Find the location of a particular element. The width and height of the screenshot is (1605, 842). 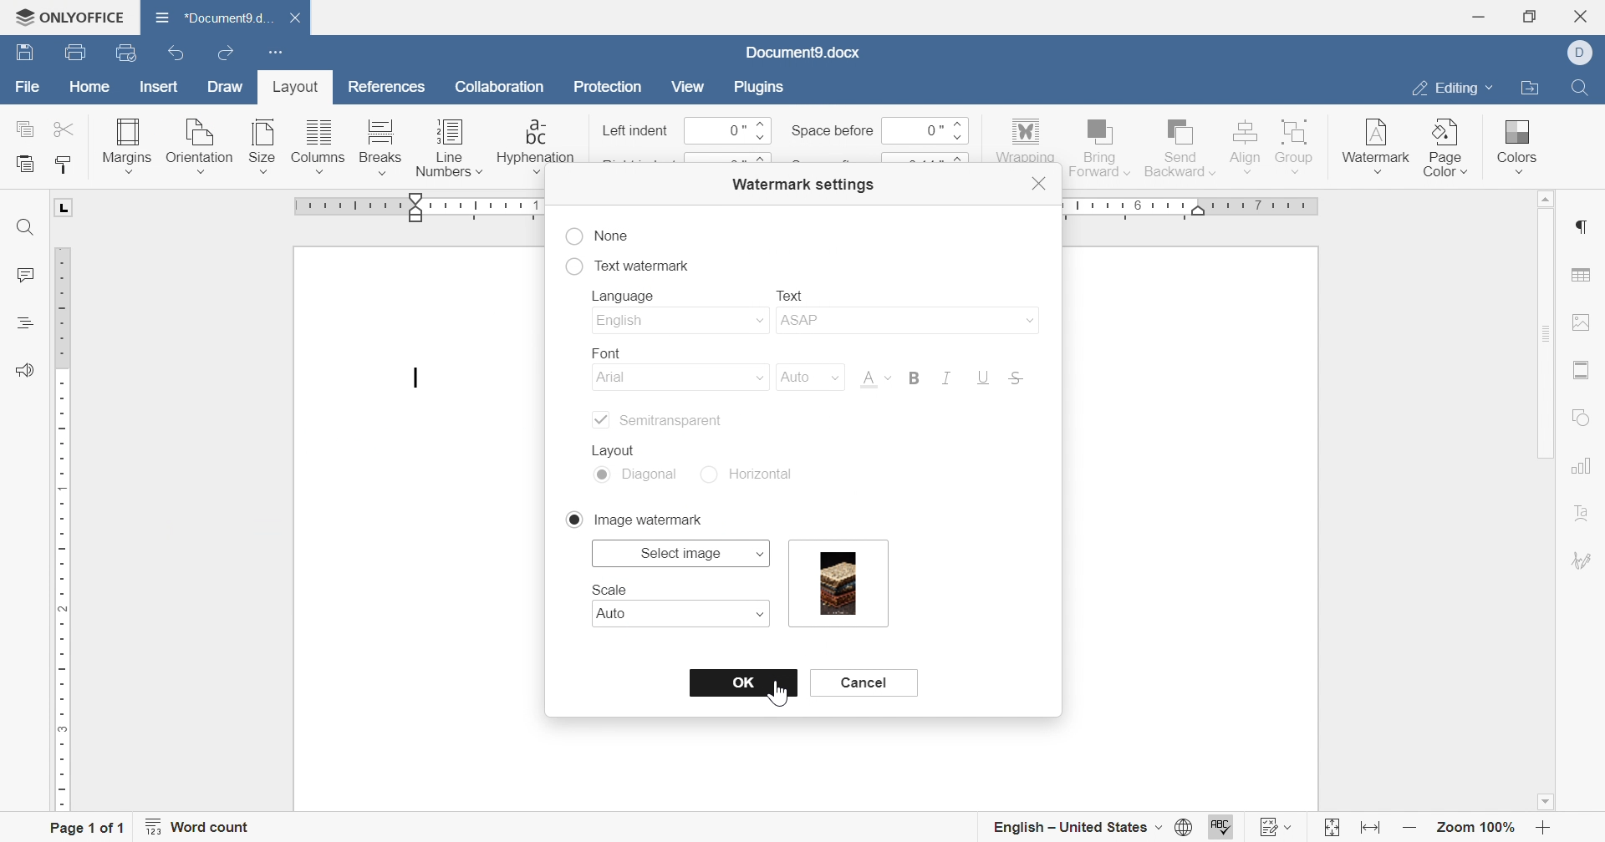

layout is located at coordinates (619, 448).